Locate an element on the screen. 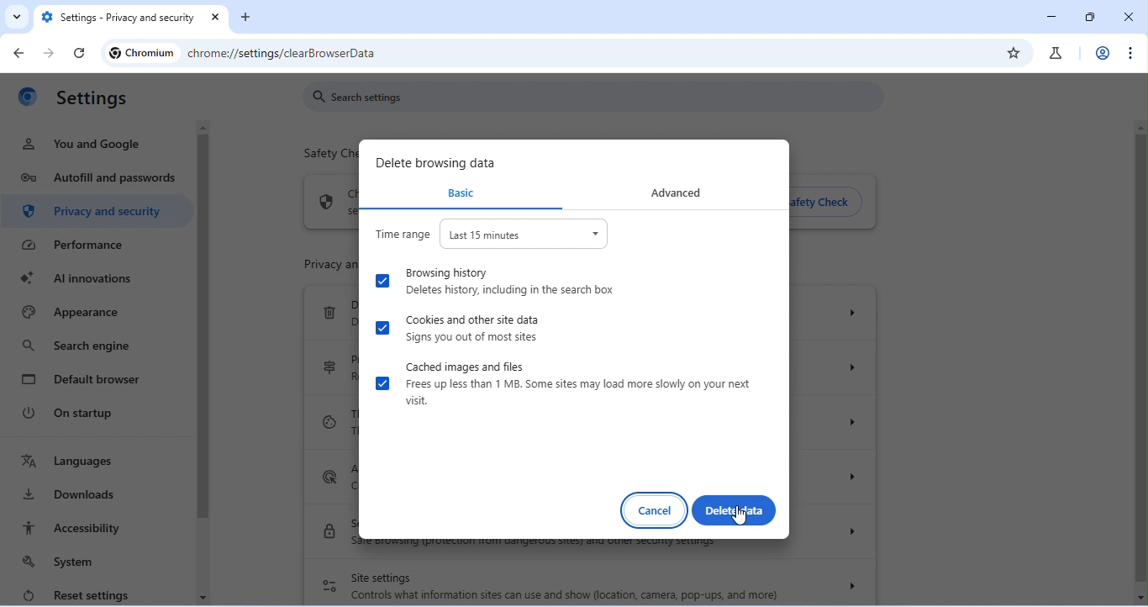 This screenshot has width=1148, height=607. drop down is located at coordinates (856, 478).